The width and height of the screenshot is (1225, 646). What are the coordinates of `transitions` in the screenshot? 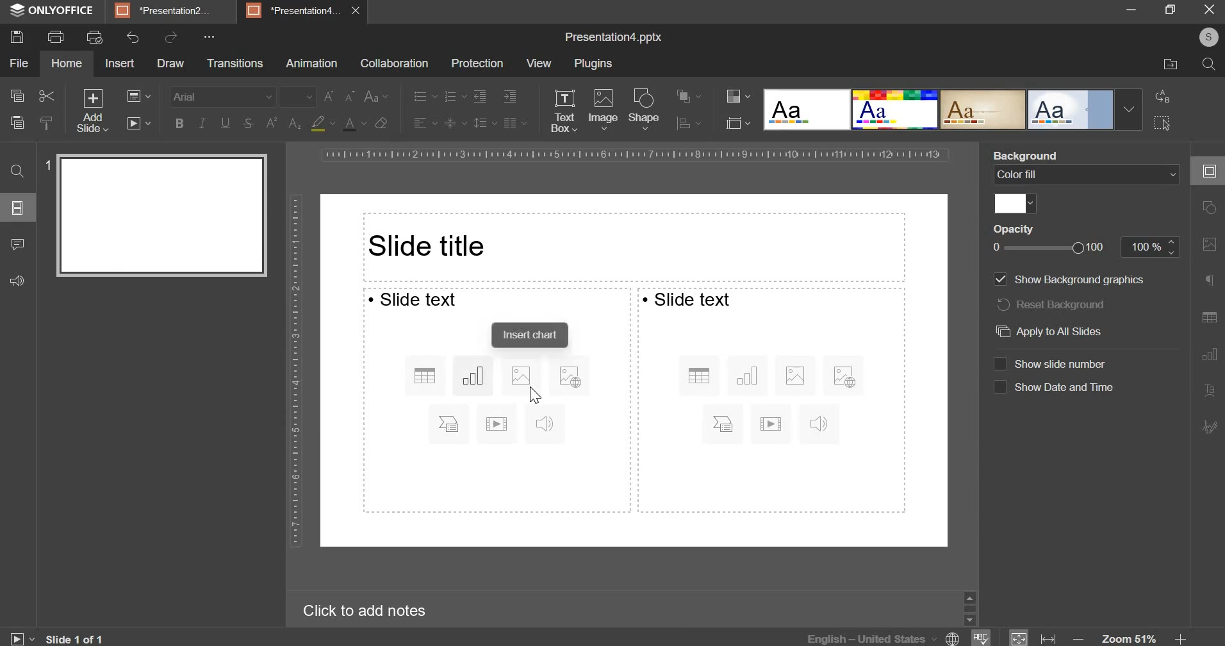 It's located at (236, 63).